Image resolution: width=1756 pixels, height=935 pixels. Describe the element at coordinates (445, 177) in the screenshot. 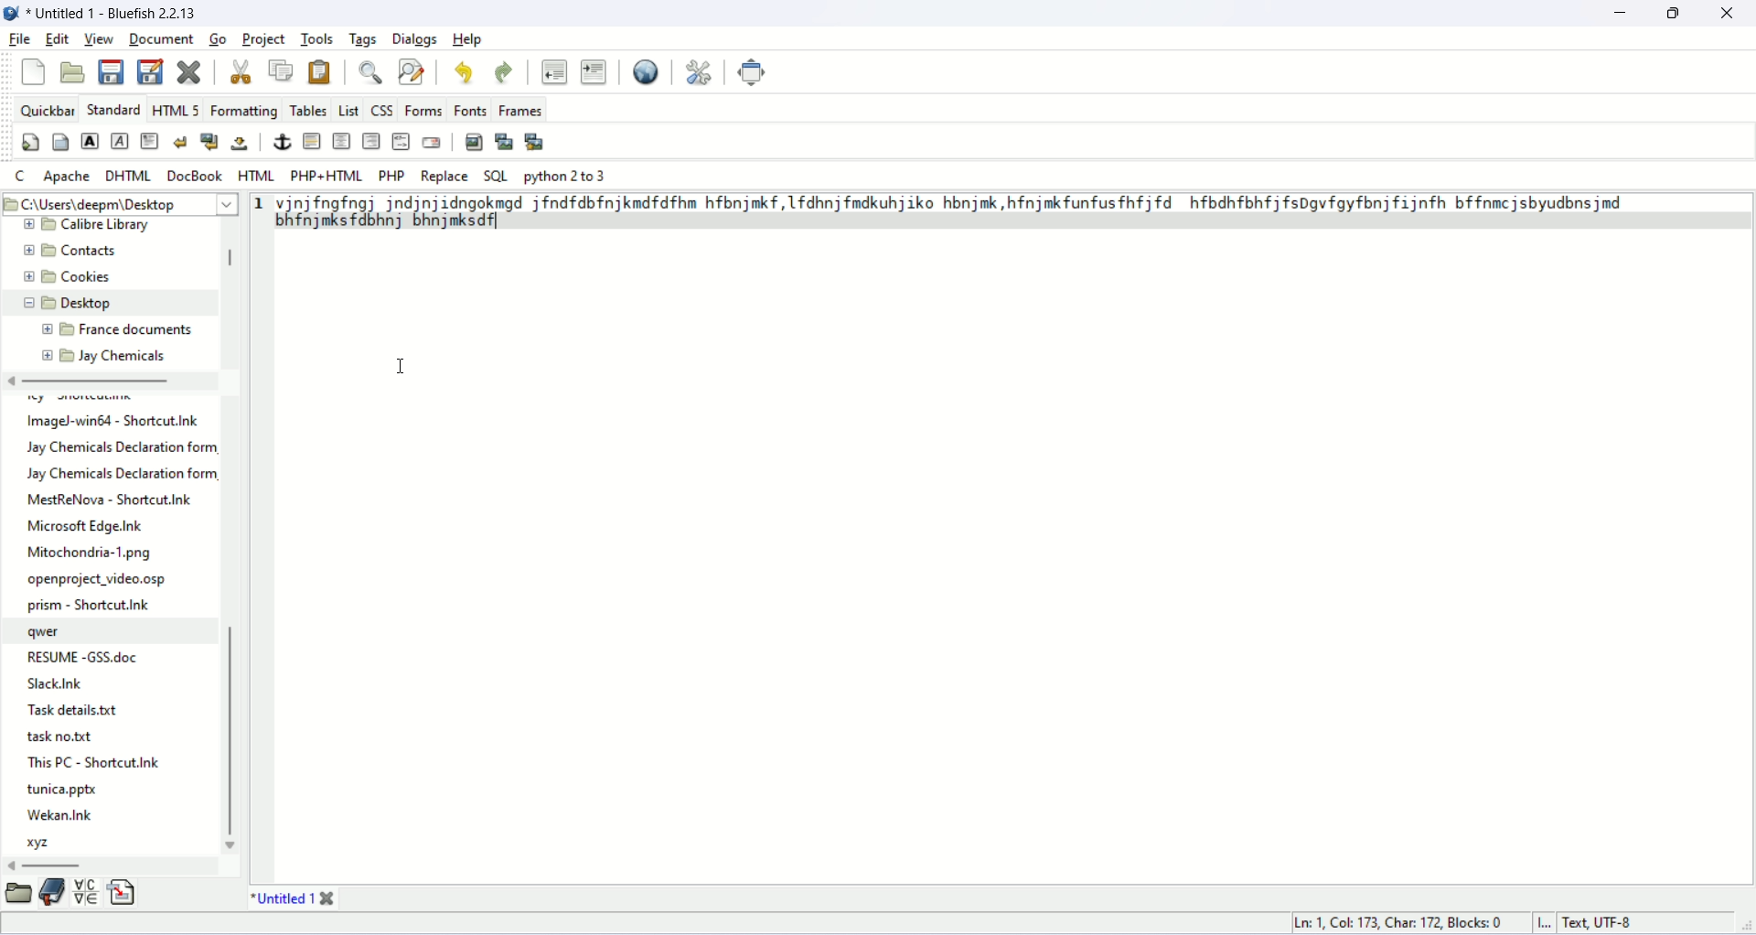

I see `replace` at that location.